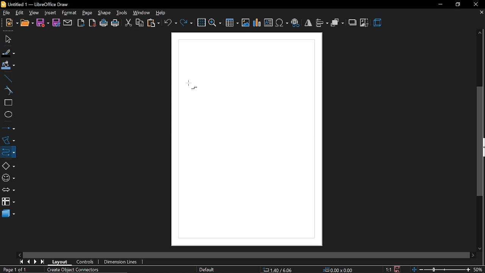  What do you see at coordinates (19, 13) in the screenshot?
I see `edit` at bounding box center [19, 13].